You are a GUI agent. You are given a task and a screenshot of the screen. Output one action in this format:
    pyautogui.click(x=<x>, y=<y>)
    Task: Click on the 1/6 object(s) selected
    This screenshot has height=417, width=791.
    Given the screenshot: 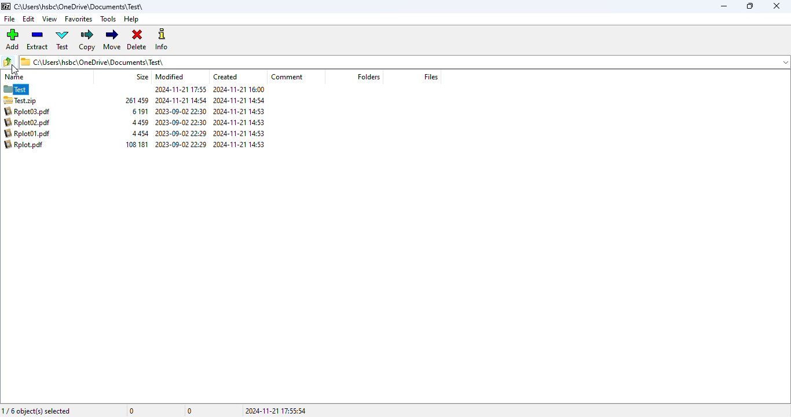 What is the action you would take?
    pyautogui.click(x=36, y=411)
    